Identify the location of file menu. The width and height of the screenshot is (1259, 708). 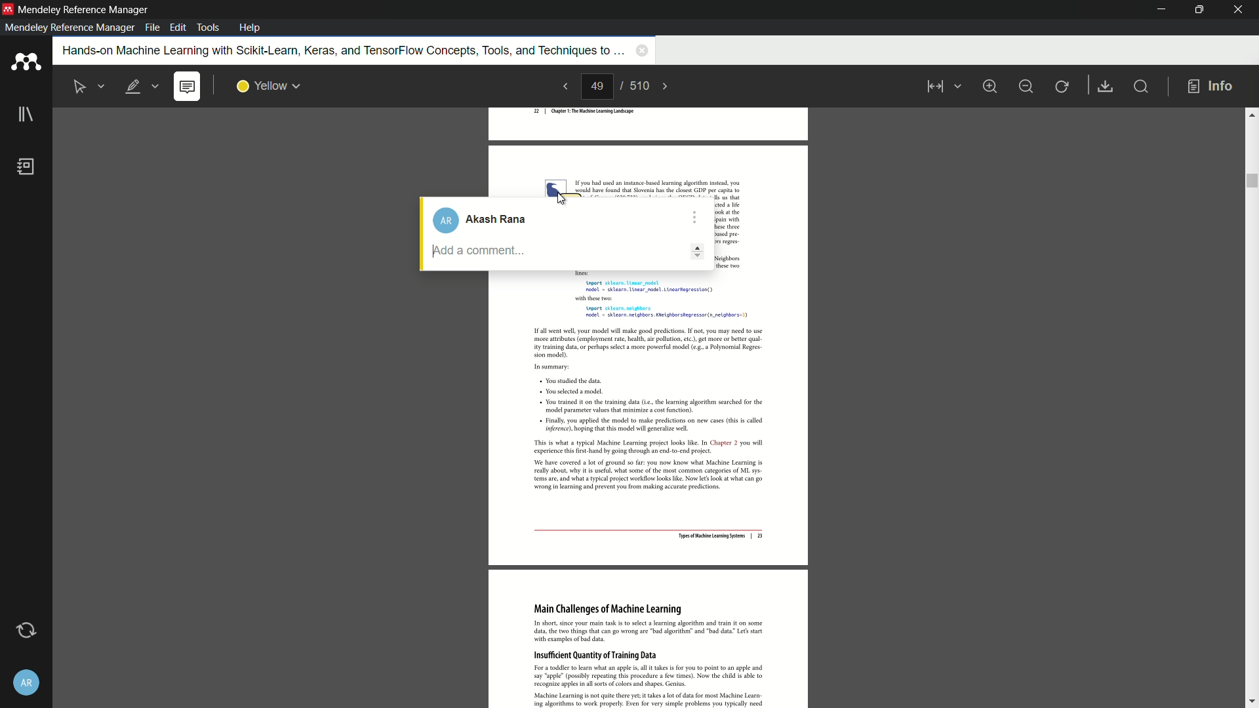
(151, 28).